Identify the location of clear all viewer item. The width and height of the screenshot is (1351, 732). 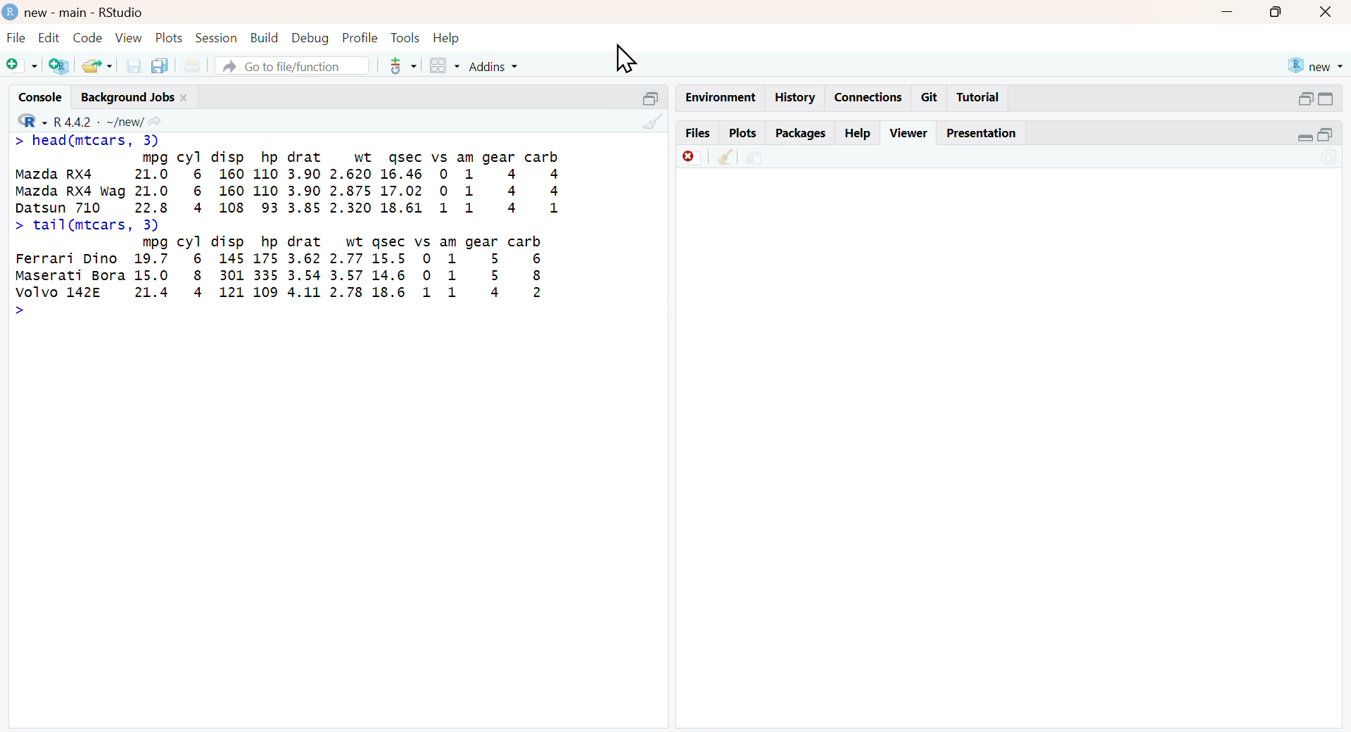
(720, 158).